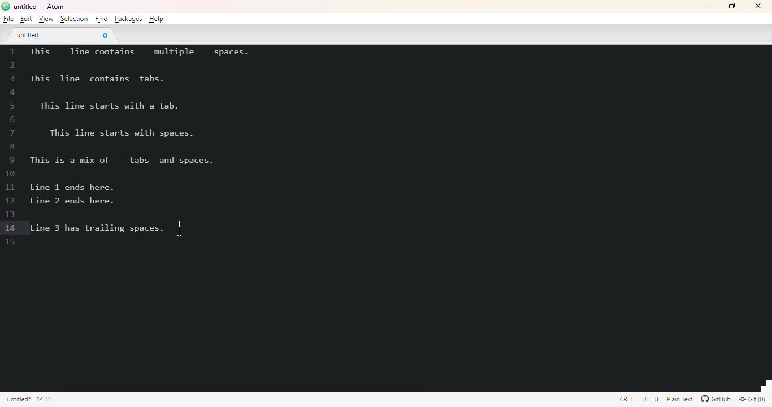  Describe the element at coordinates (25, 19) in the screenshot. I see `edit` at that location.